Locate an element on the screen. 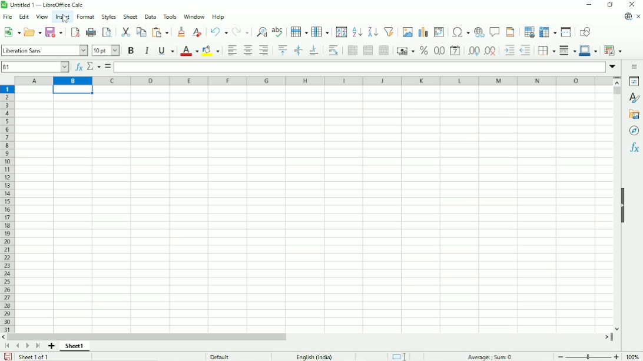 This screenshot has height=361, width=643. Sort ascending is located at coordinates (357, 32).